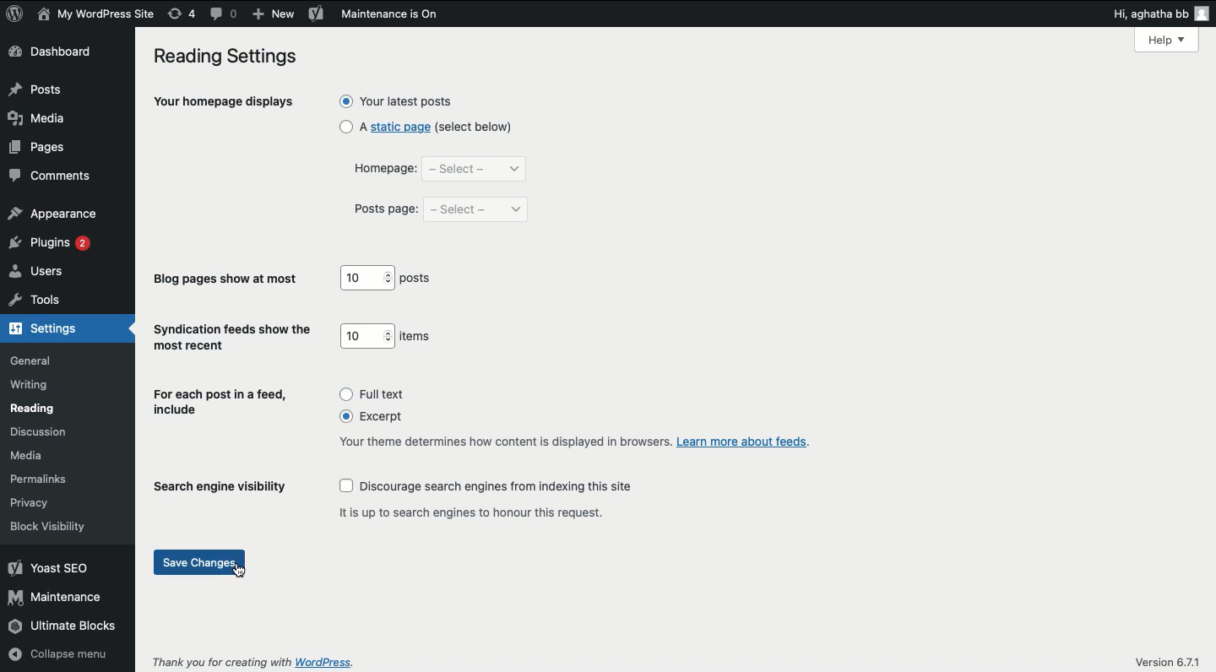 The height and width of the screenshot is (672, 1216). Describe the element at coordinates (415, 277) in the screenshot. I see `posts` at that location.